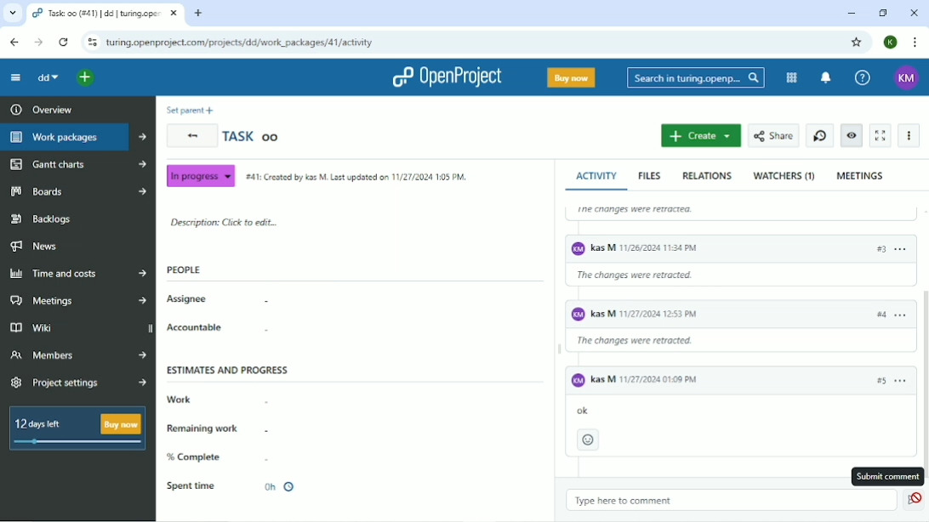 The image size is (929, 522). Describe the element at coordinates (241, 486) in the screenshot. I see `Spent time 0h` at that location.